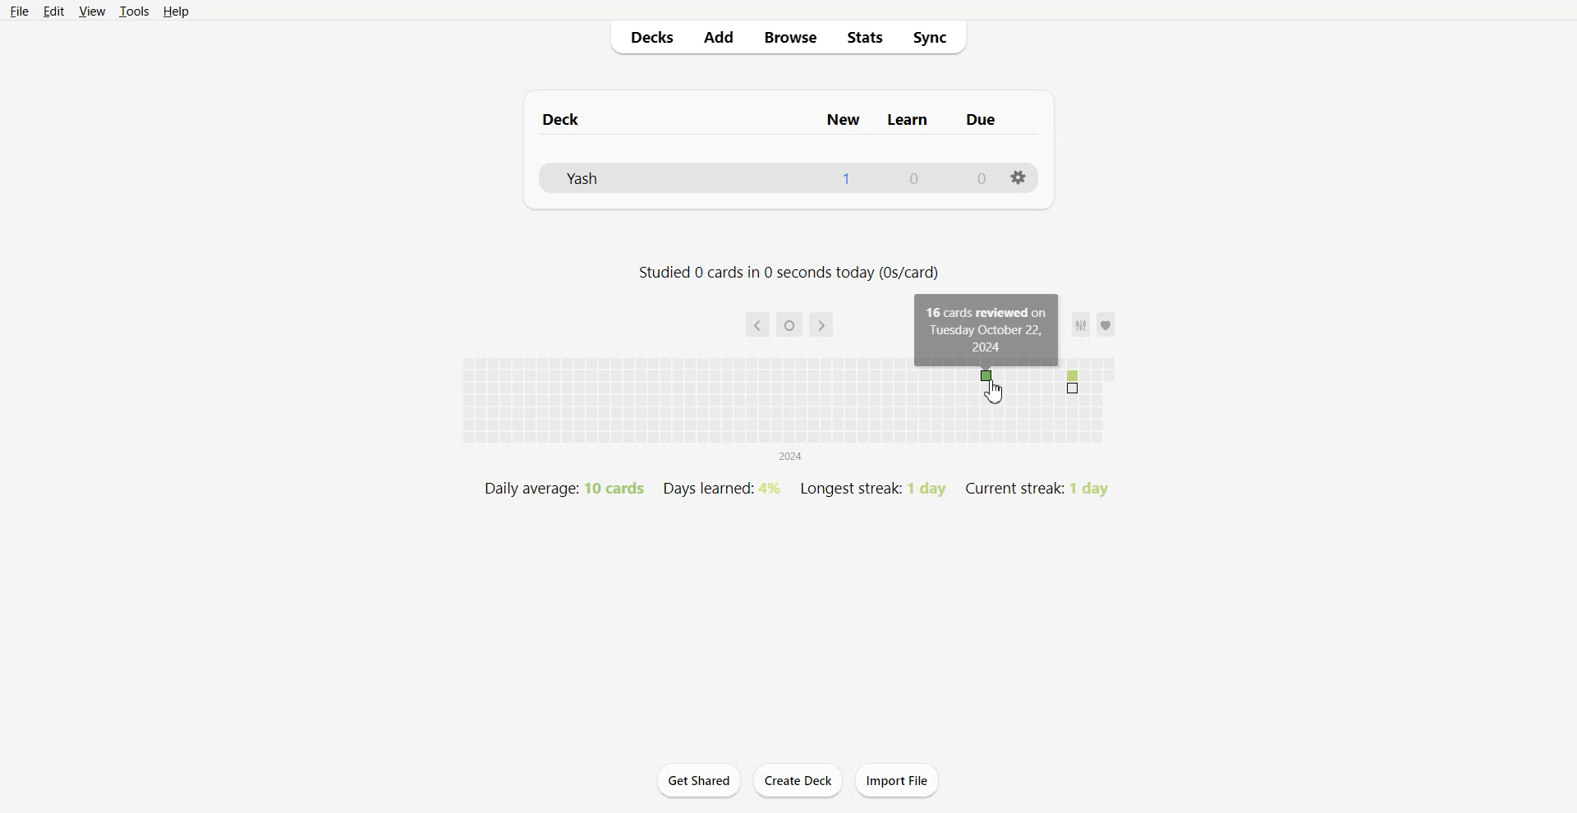 The width and height of the screenshot is (1577, 813). I want to click on current streak: 1 day, so click(1035, 489).